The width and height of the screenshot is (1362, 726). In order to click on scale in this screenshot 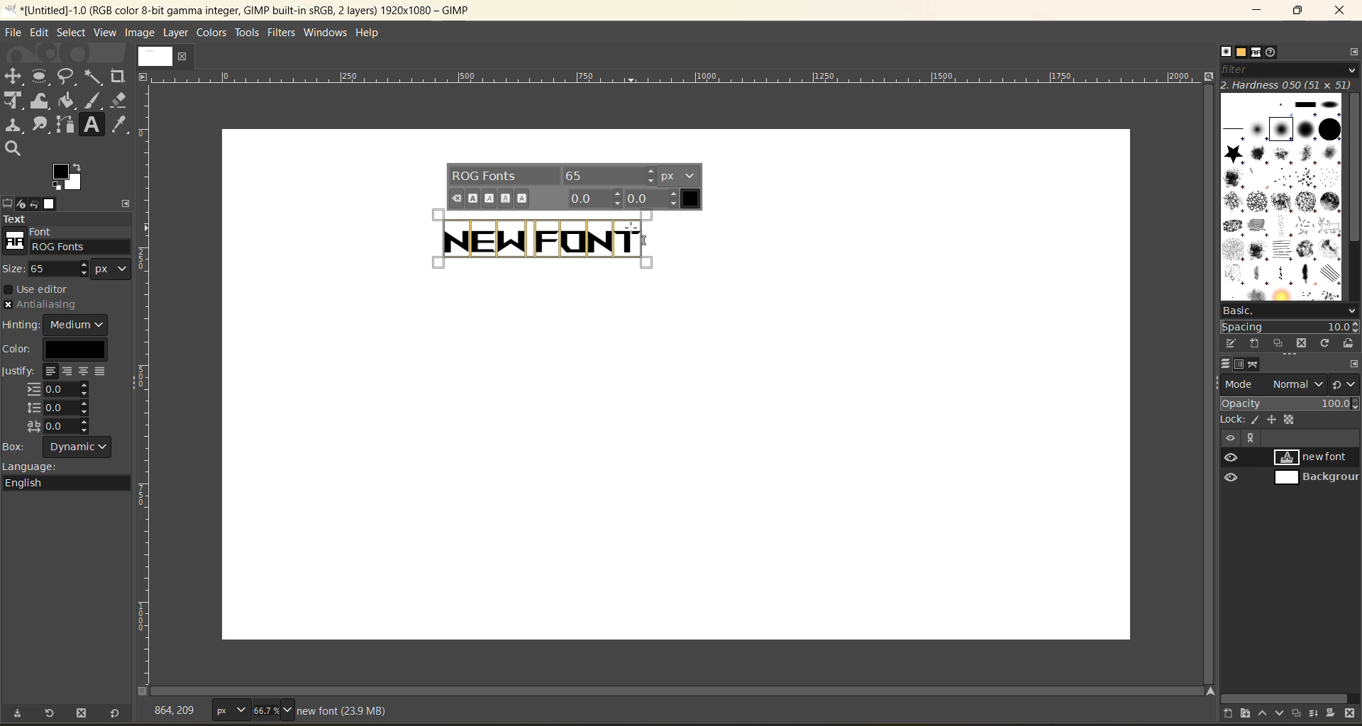, I will do `click(674, 77)`.